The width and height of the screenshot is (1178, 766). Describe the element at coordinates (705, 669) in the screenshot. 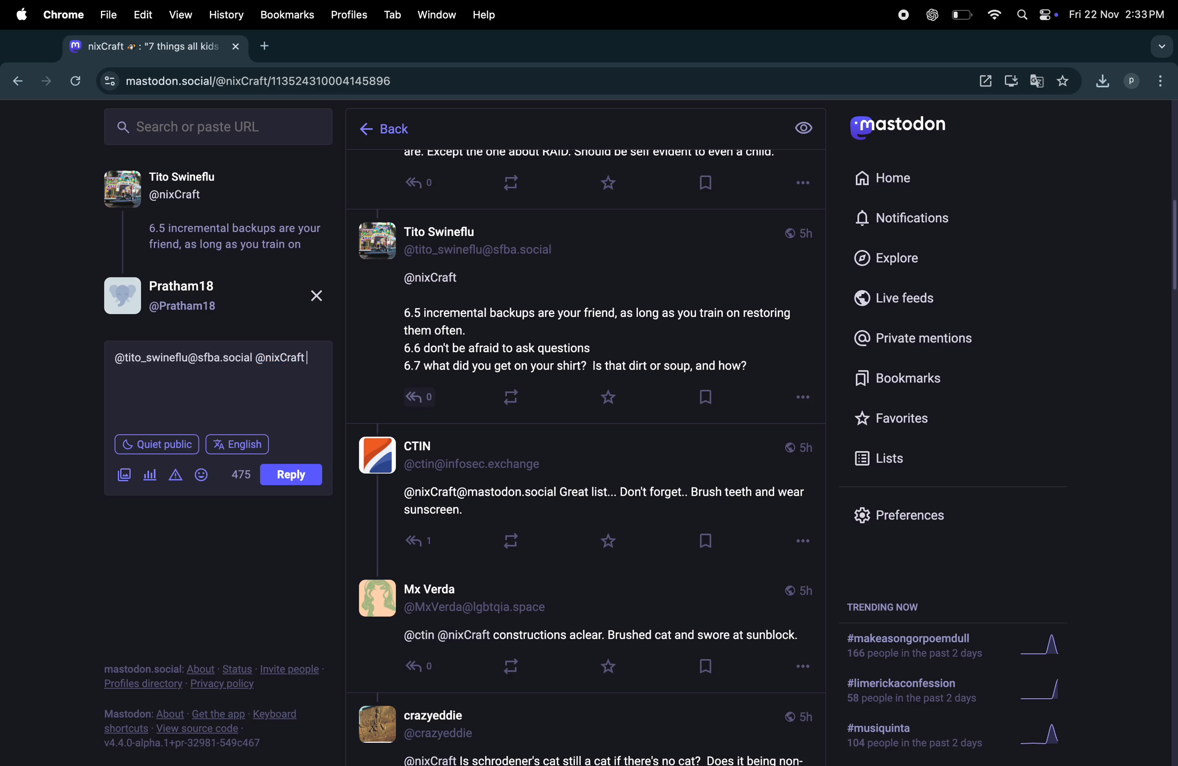

I see `Bookmark` at that location.